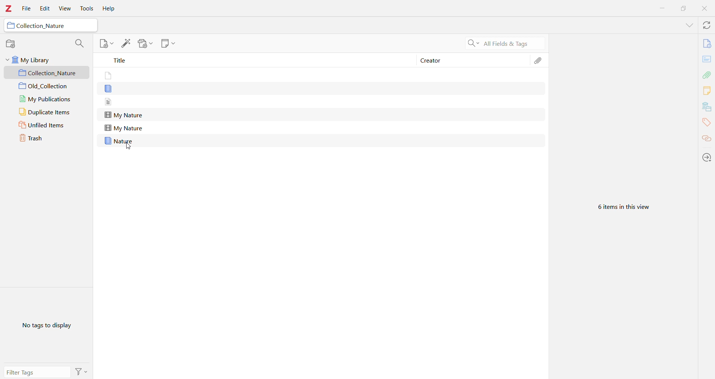 The image size is (715, 379). What do you see at coordinates (706, 91) in the screenshot?
I see `Notes` at bounding box center [706, 91].